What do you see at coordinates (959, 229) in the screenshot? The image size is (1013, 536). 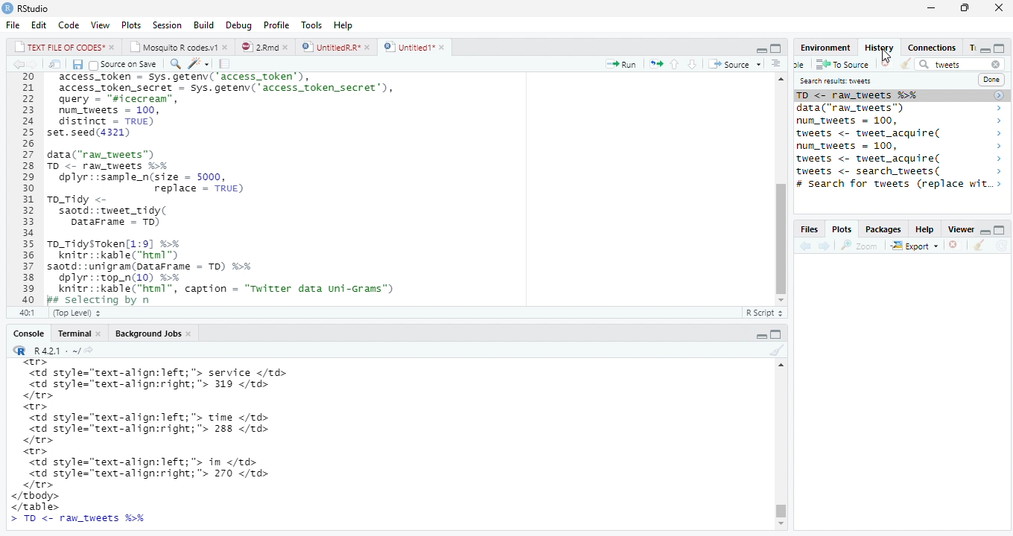 I see `Viewer` at bounding box center [959, 229].